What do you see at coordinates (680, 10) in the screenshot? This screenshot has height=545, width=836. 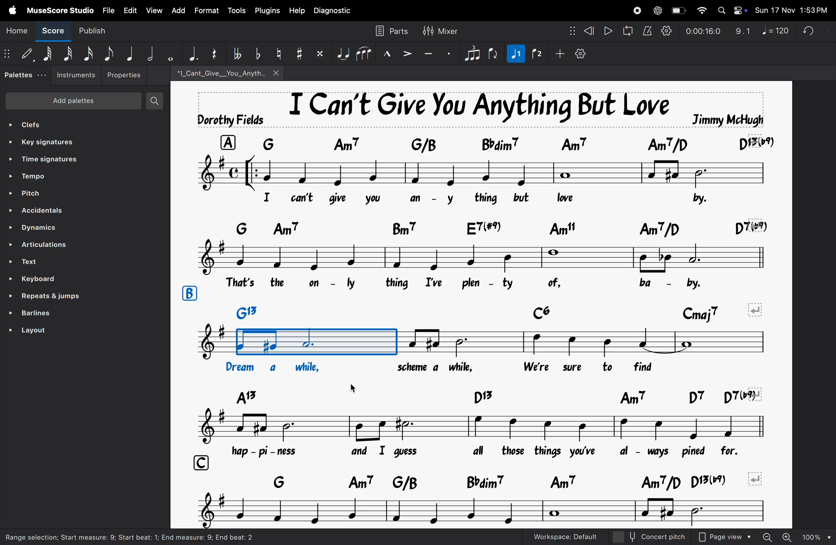 I see `battery` at bounding box center [680, 10].